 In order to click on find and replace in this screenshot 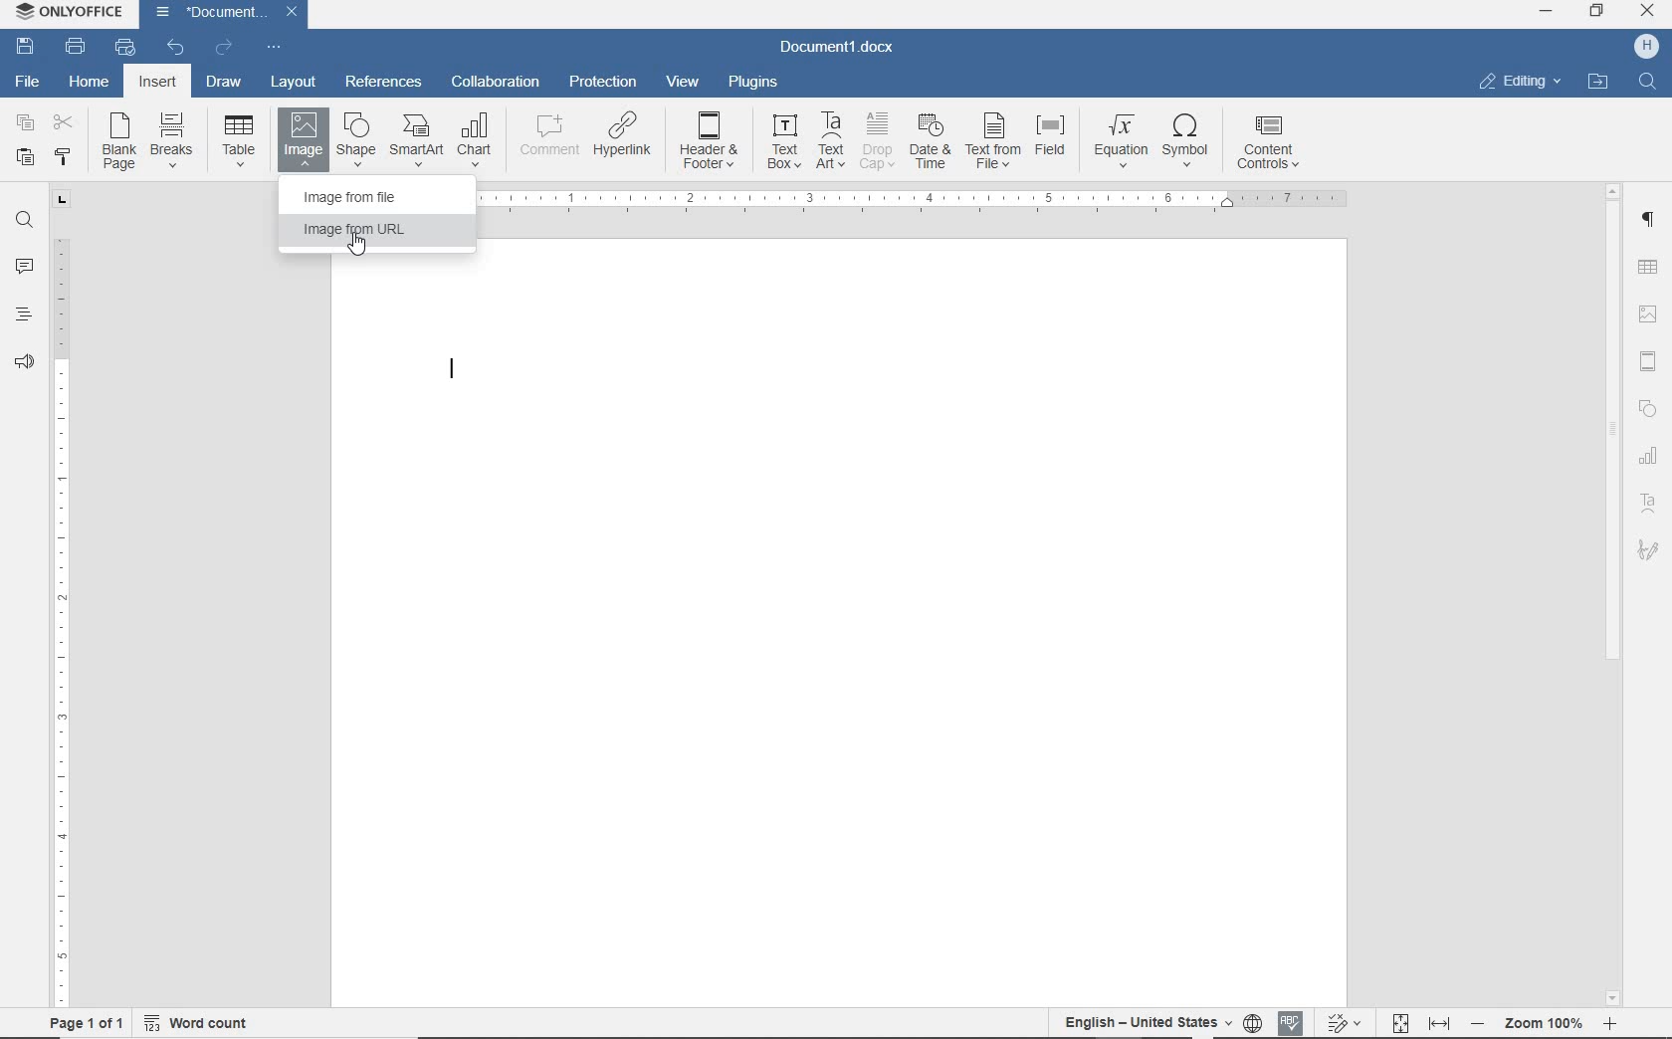, I will do `click(28, 220)`.